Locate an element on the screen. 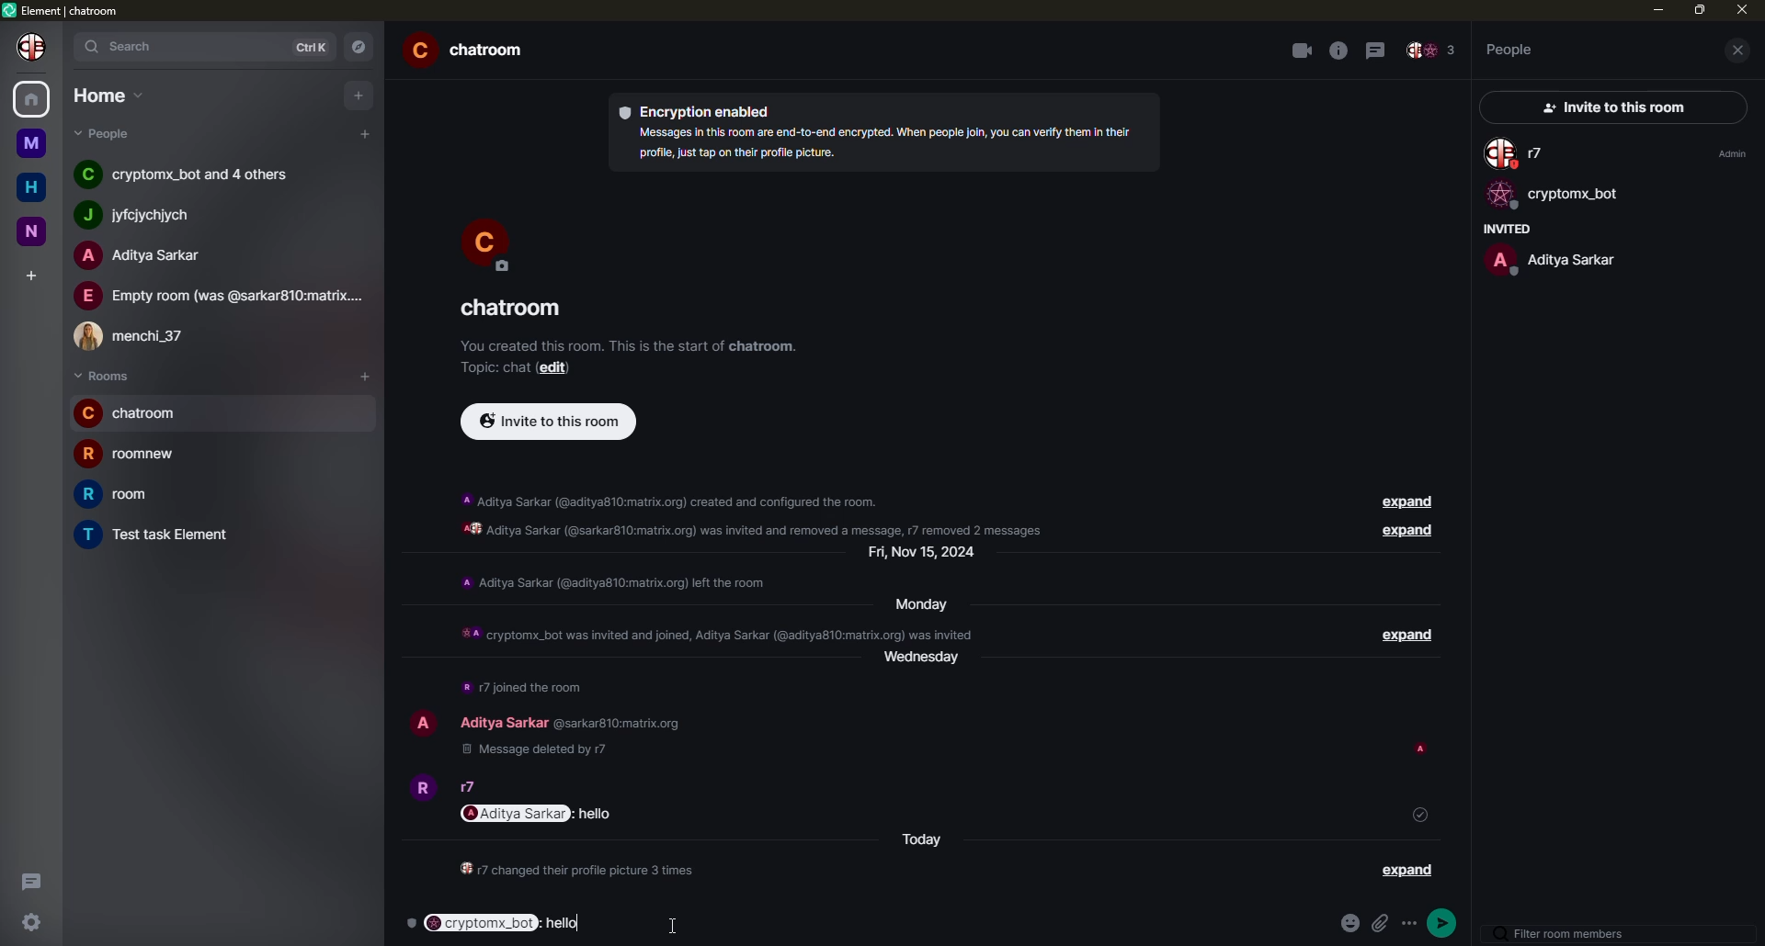 Image resolution: width=1765 pixels, height=946 pixels. threads is located at coordinates (28, 880).